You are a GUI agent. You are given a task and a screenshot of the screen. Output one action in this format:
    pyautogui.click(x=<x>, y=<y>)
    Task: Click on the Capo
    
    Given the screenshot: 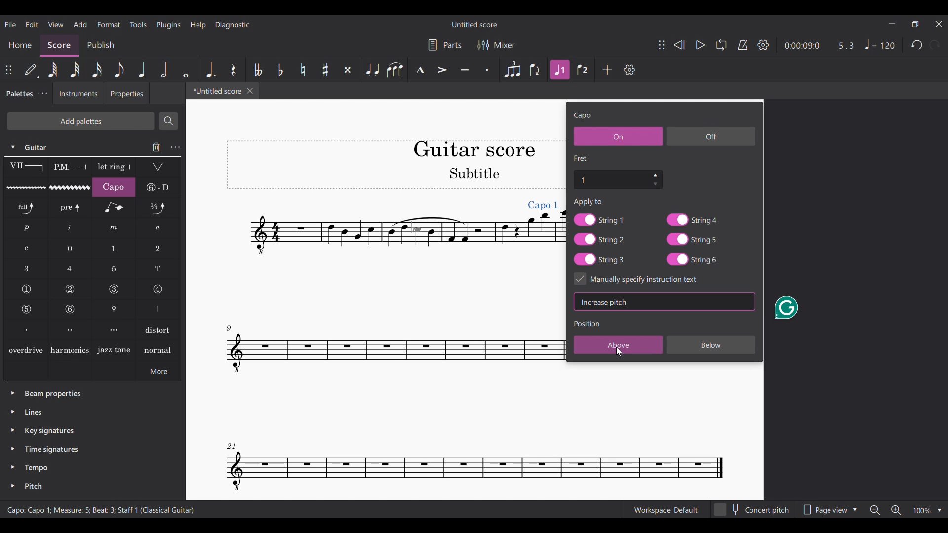 What is the action you would take?
    pyautogui.click(x=114, y=187)
    